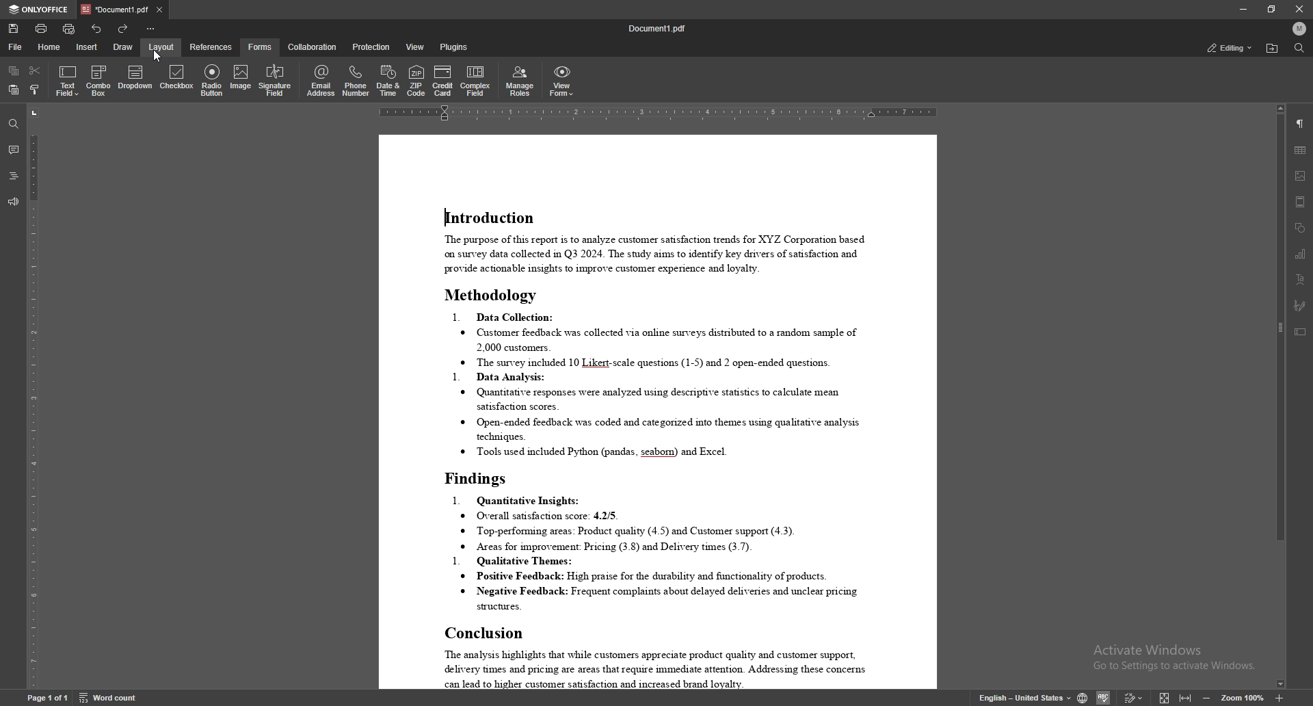 This screenshot has height=706, width=1313. I want to click on onlyoffice, so click(40, 10).